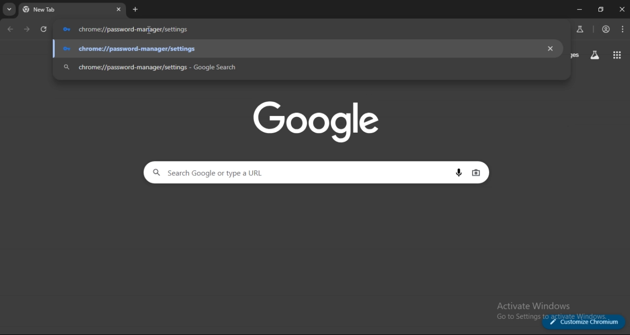 Image resolution: width=630 pixels, height=335 pixels. Describe the element at coordinates (298, 67) in the screenshot. I see `chrome://password-manager/settings` at that location.